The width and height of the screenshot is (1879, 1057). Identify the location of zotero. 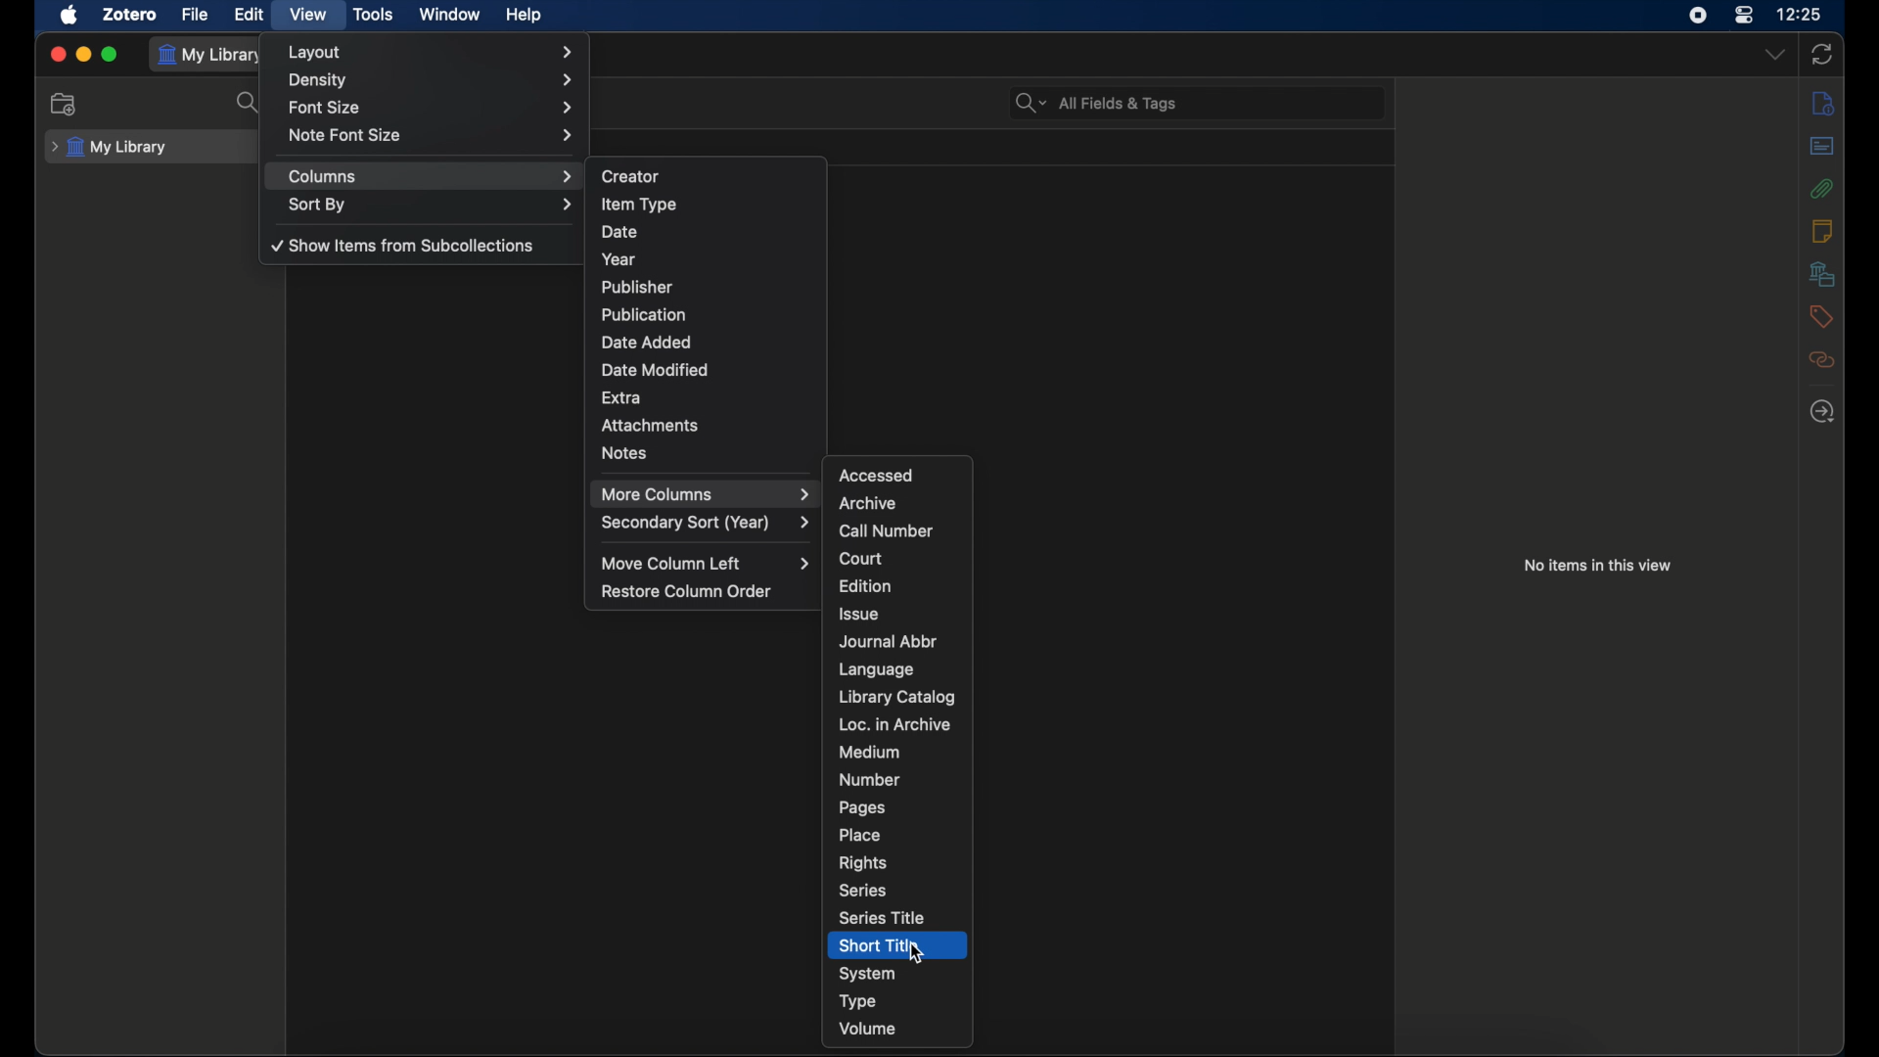
(130, 15).